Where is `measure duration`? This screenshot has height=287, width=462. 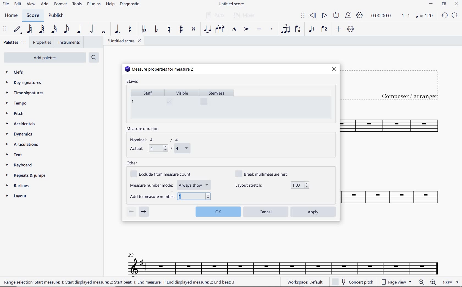 measure duration is located at coordinates (145, 129).